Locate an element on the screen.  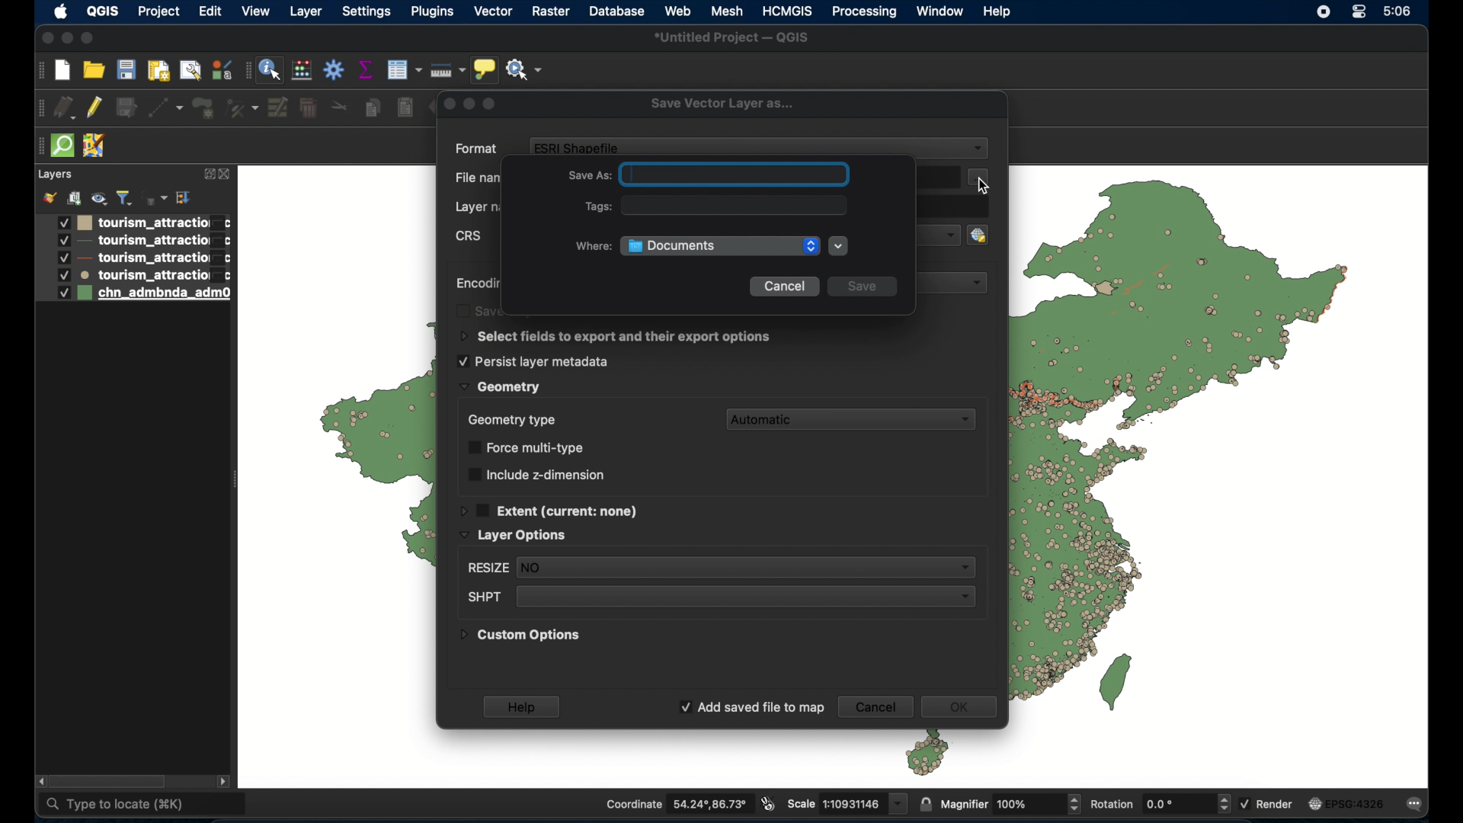
open layer styling panel is located at coordinates (50, 197).